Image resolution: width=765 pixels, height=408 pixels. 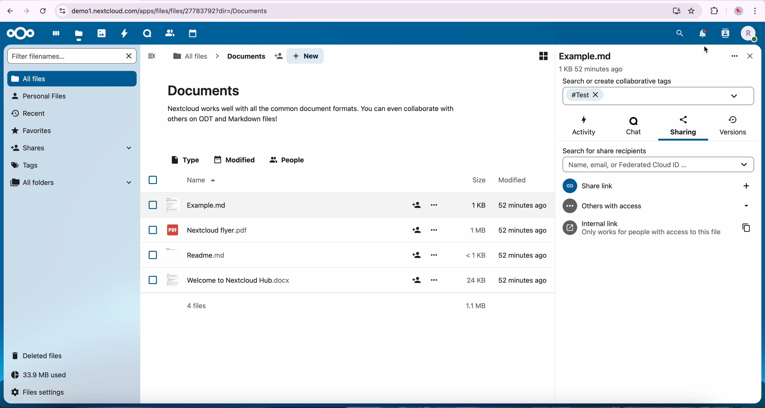 I want to click on cancel, so click(x=42, y=11).